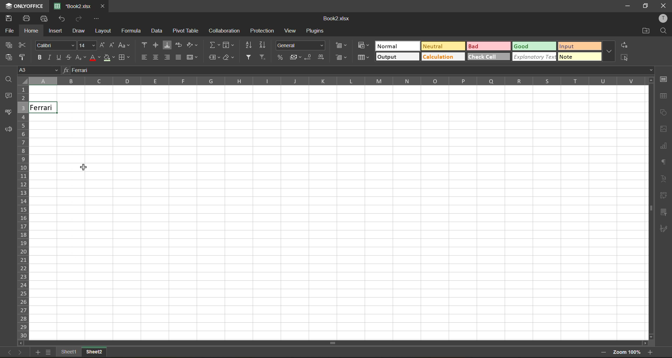 The height and width of the screenshot is (358, 672). Describe the element at coordinates (441, 57) in the screenshot. I see `calculation` at that location.